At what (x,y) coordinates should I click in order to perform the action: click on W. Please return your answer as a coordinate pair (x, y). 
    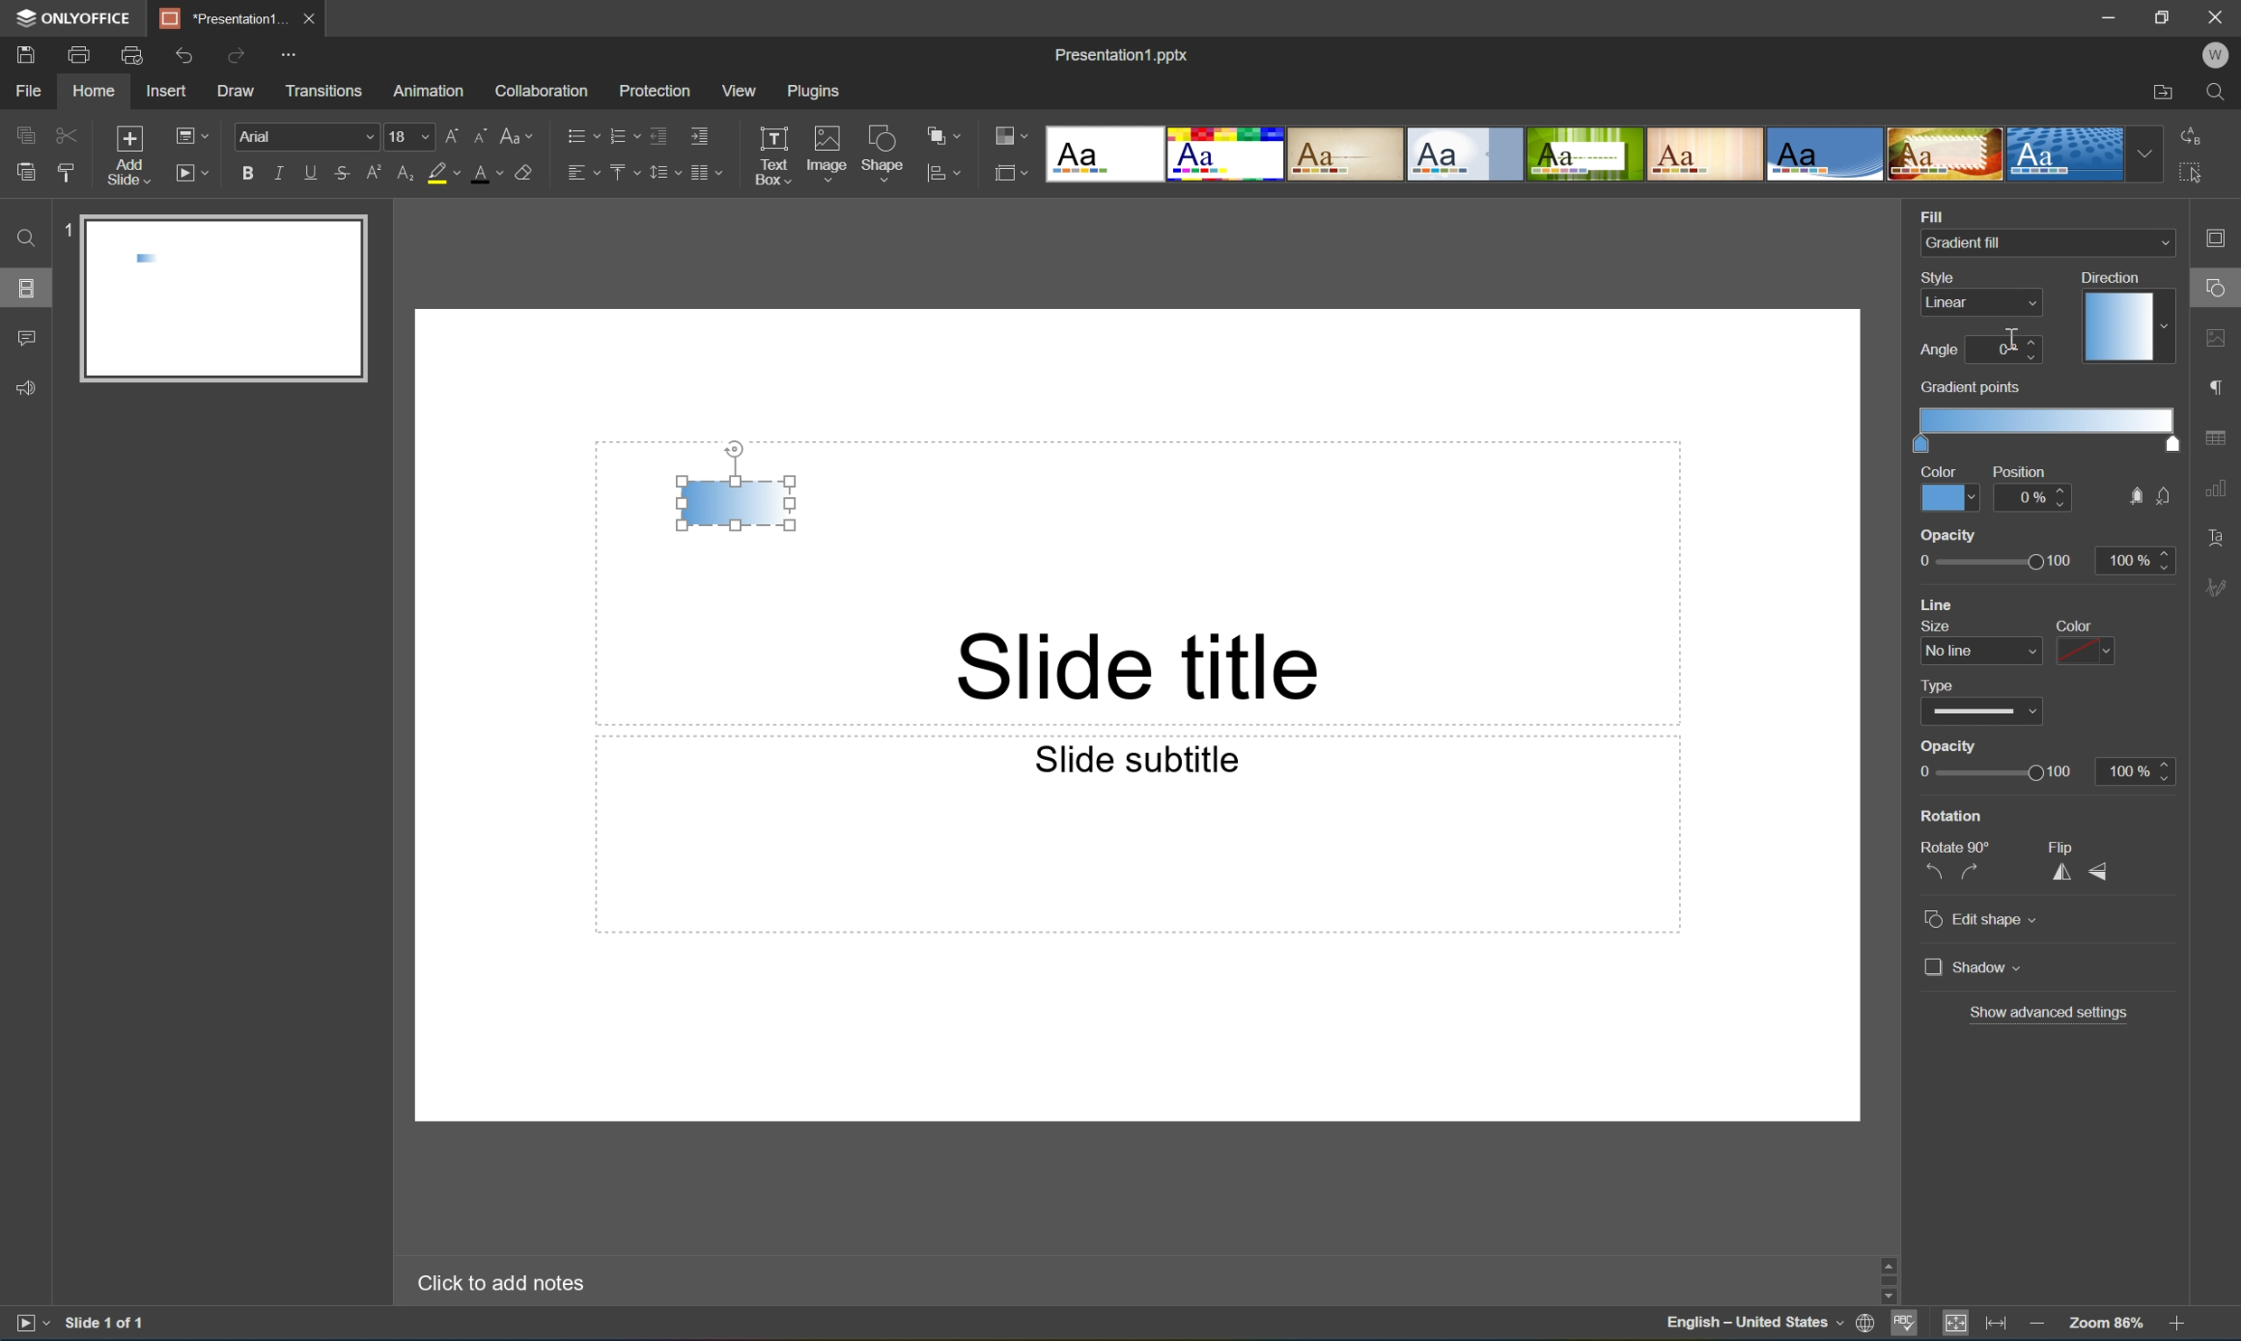
    Looking at the image, I should click on (2218, 55).